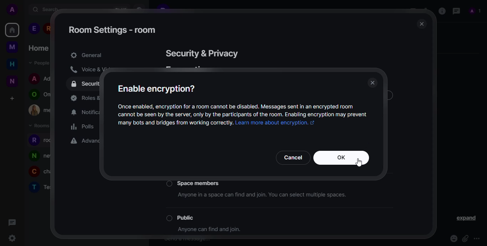  I want to click on ok, so click(342, 158).